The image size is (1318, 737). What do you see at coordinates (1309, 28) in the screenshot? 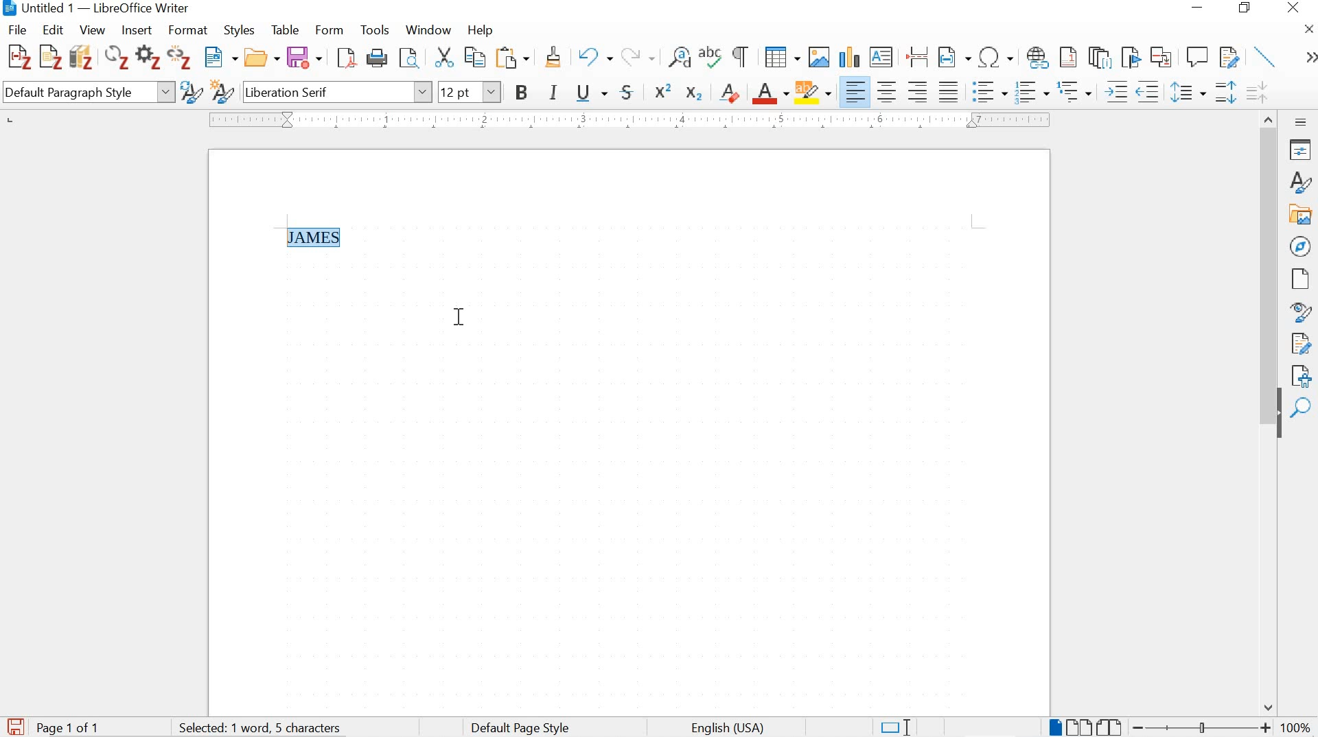
I see `close document` at bounding box center [1309, 28].